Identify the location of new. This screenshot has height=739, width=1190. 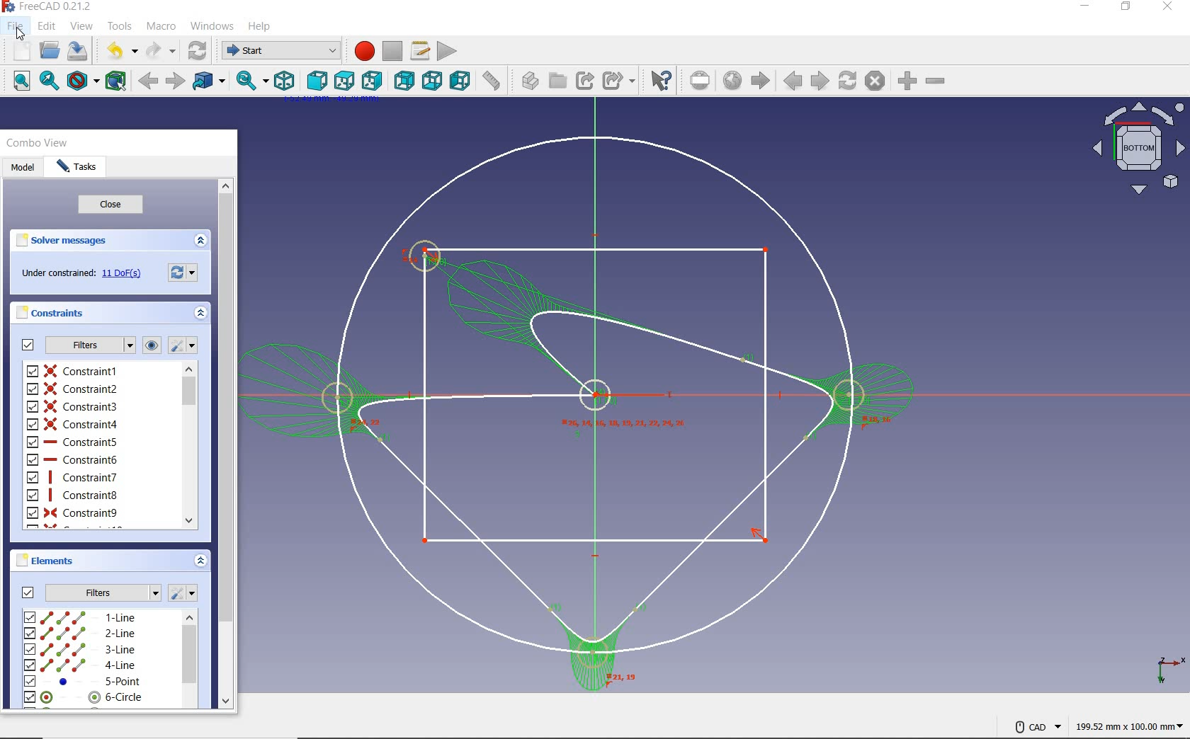
(22, 51).